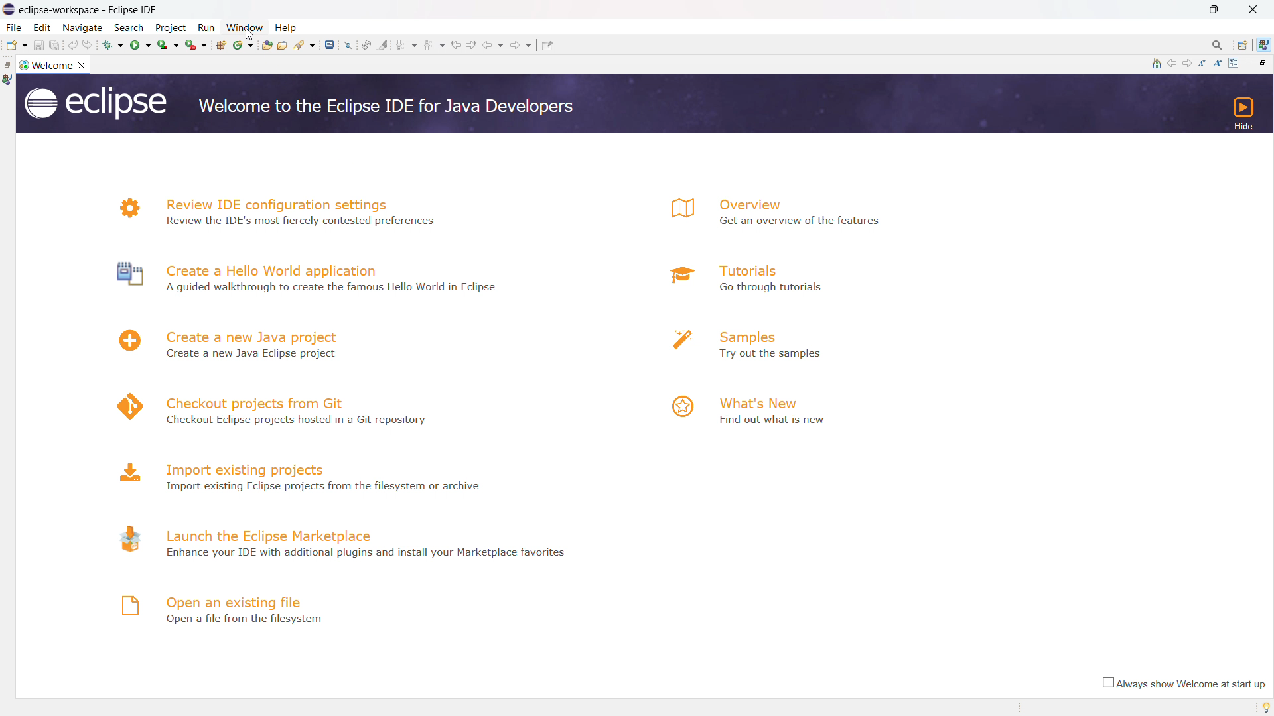 The image size is (1274, 716). What do you see at coordinates (348, 45) in the screenshot?
I see `skip all break points` at bounding box center [348, 45].